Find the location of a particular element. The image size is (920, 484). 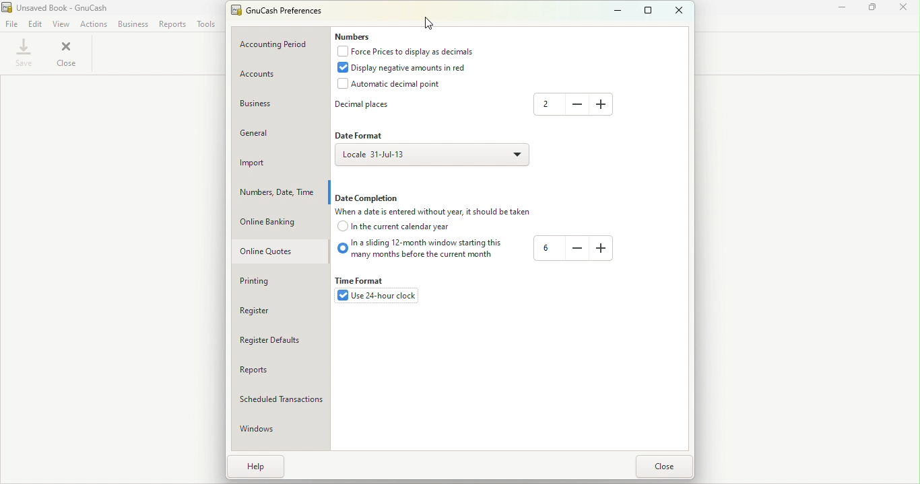

Automatic decimal point is located at coordinates (386, 81).